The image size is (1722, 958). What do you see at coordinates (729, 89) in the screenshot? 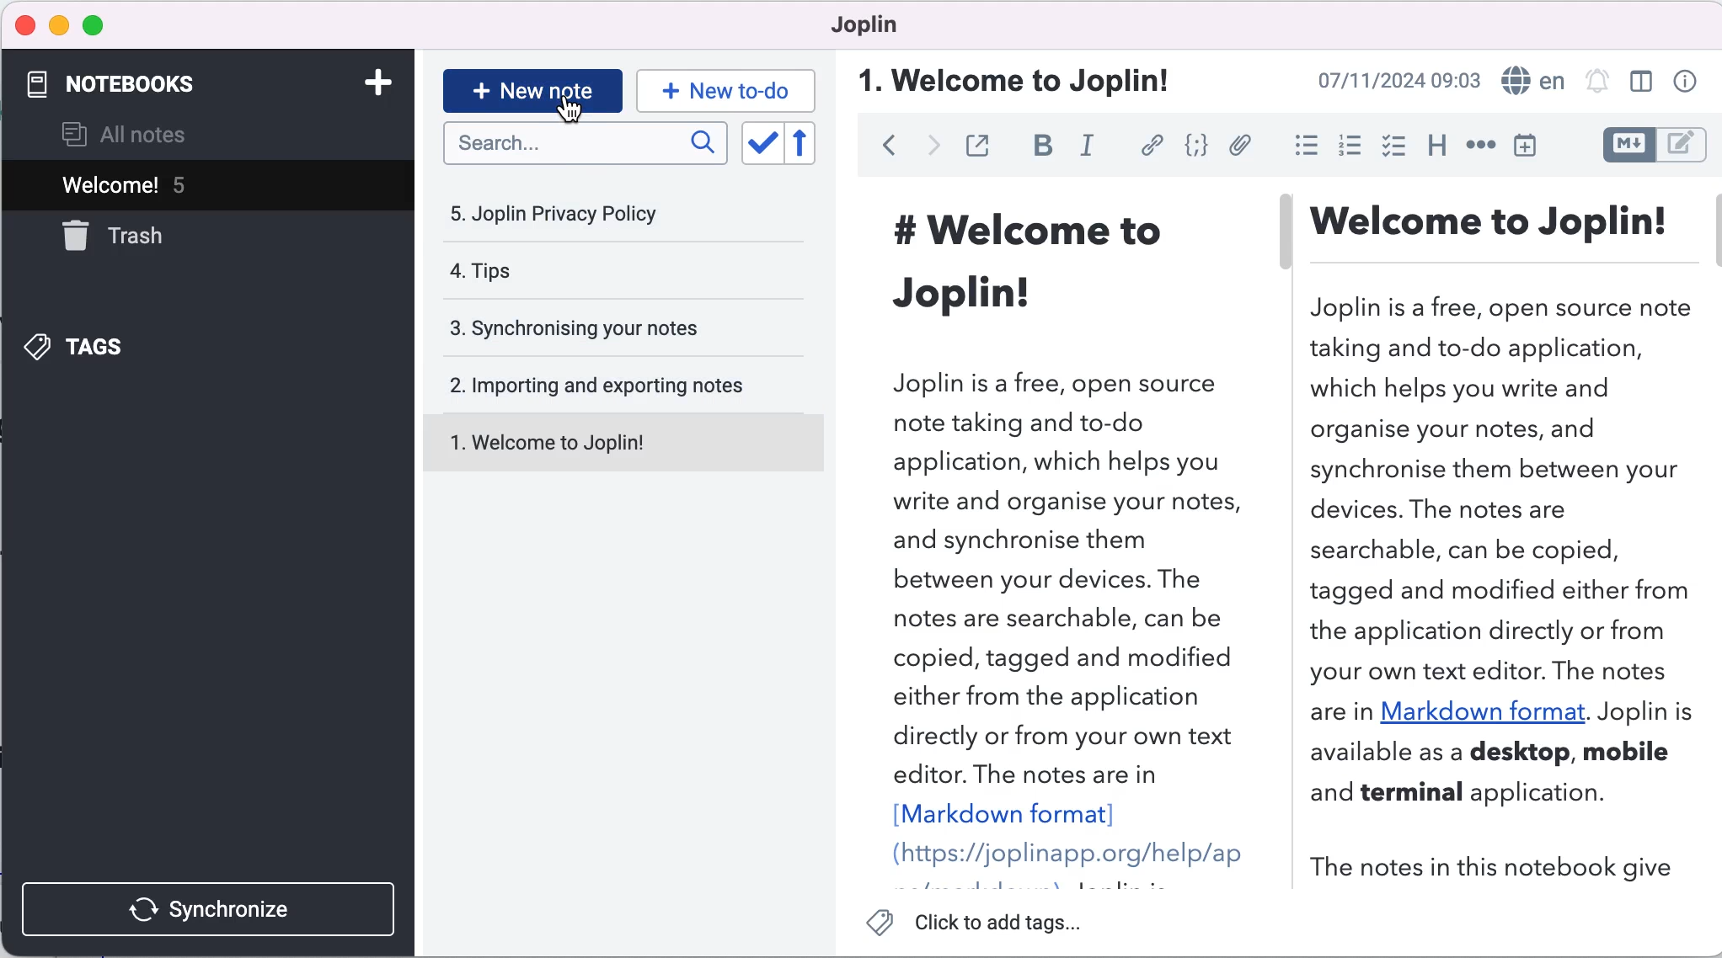
I see `new to-do` at bounding box center [729, 89].